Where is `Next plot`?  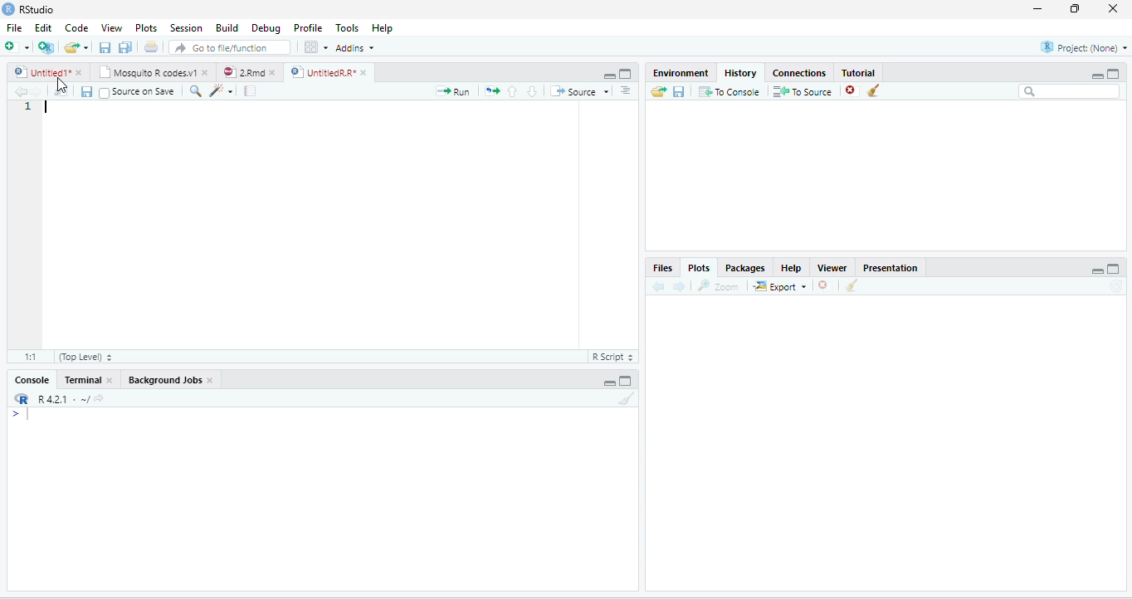 Next plot is located at coordinates (679, 286).